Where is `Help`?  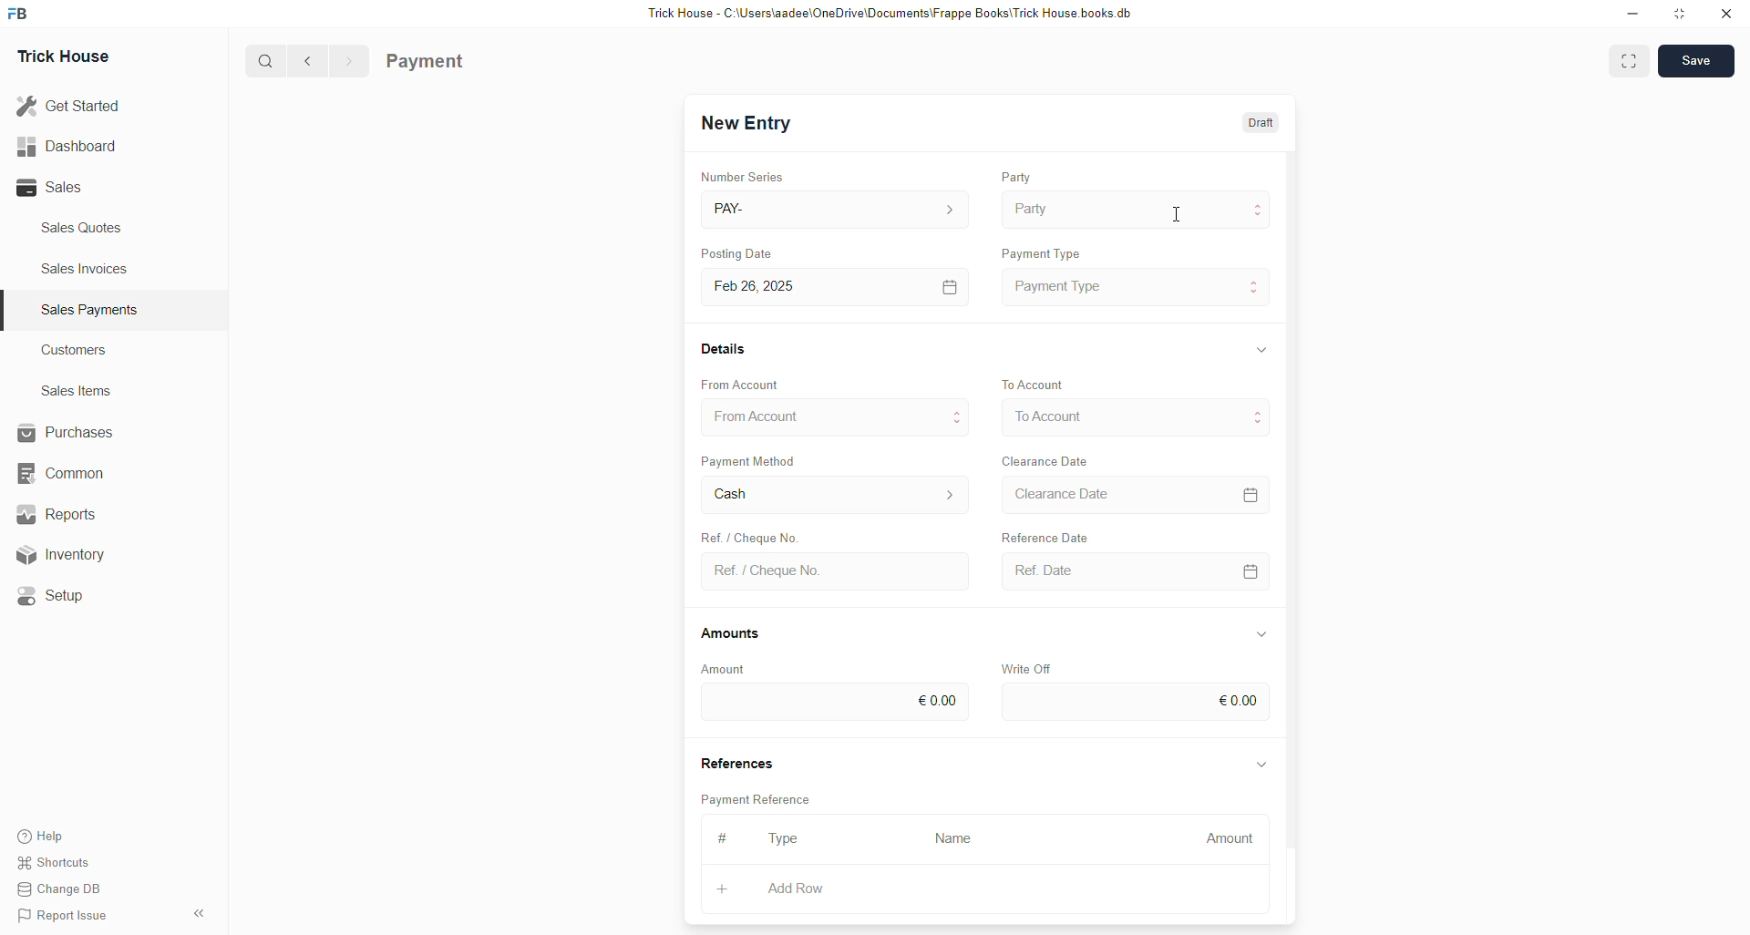 Help is located at coordinates (44, 831).